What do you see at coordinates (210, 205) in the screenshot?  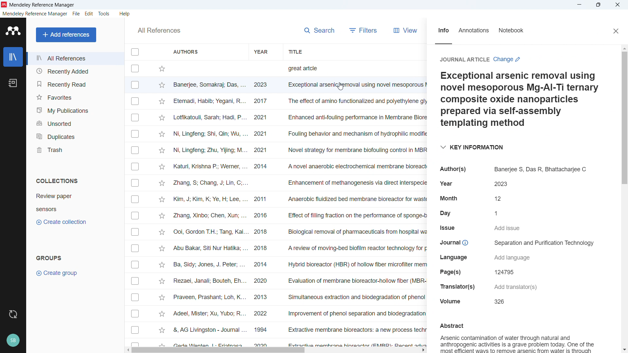 I see `Authors of individual entries ` at bounding box center [210, 205].